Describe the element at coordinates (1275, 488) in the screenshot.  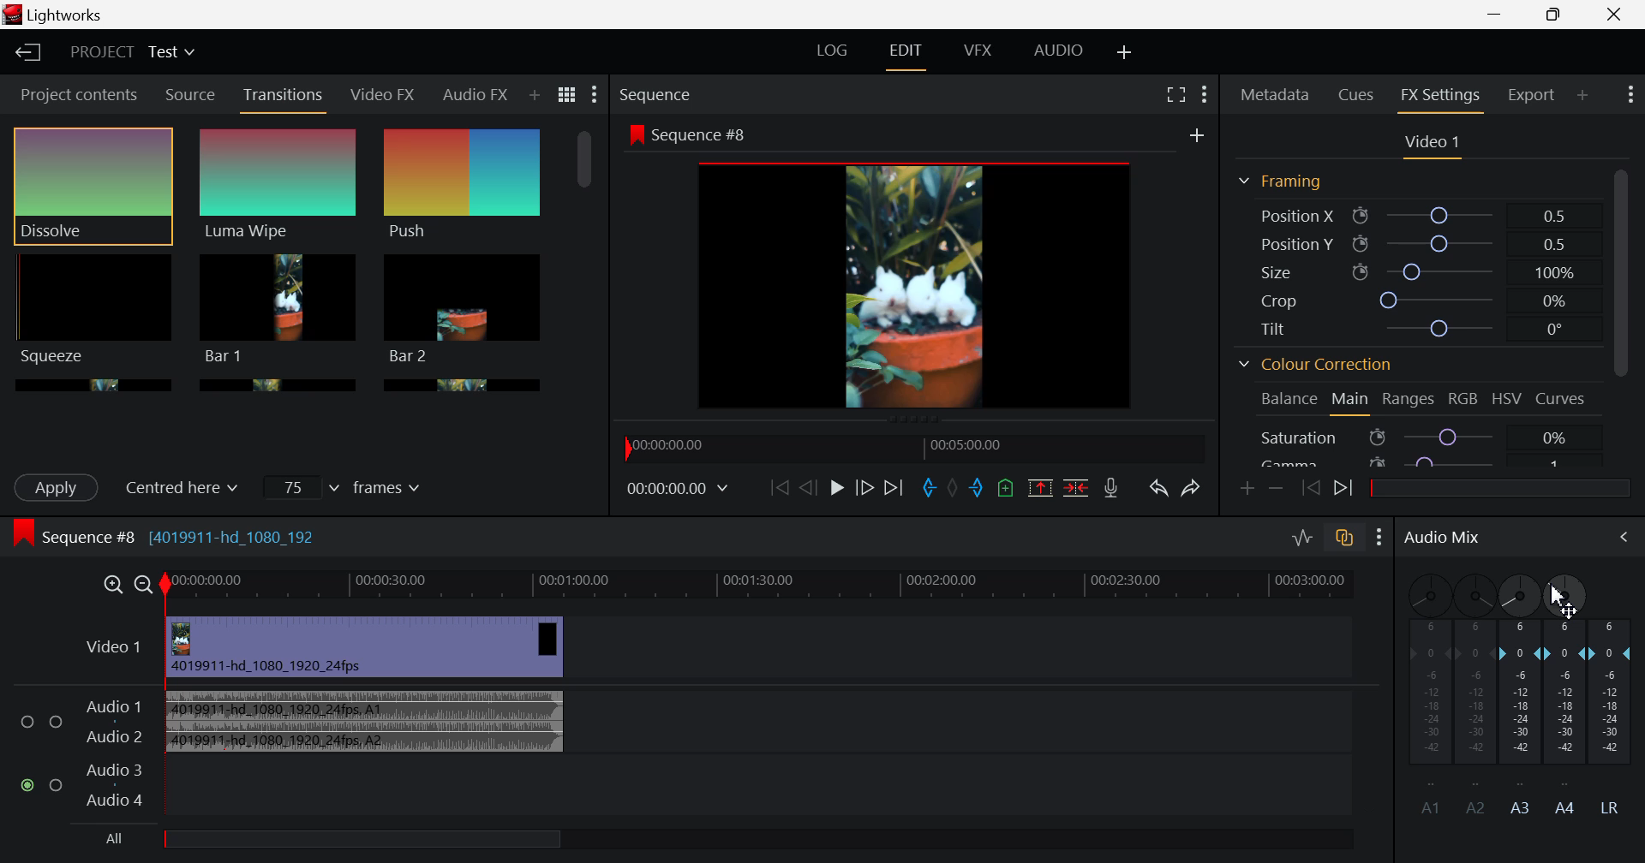
I see `Remove keyframe` at that location.